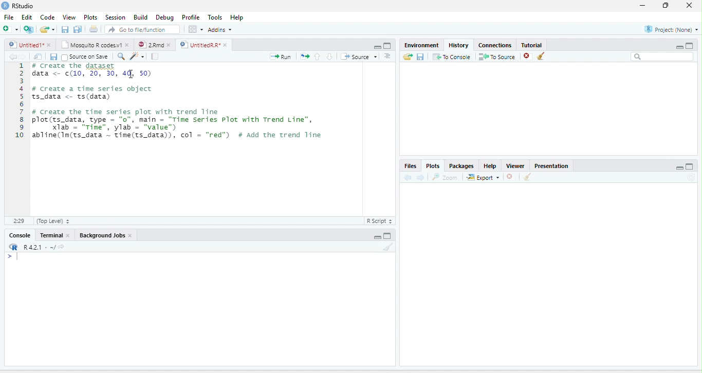  I want to click on Previous plot, so click(408, 177).